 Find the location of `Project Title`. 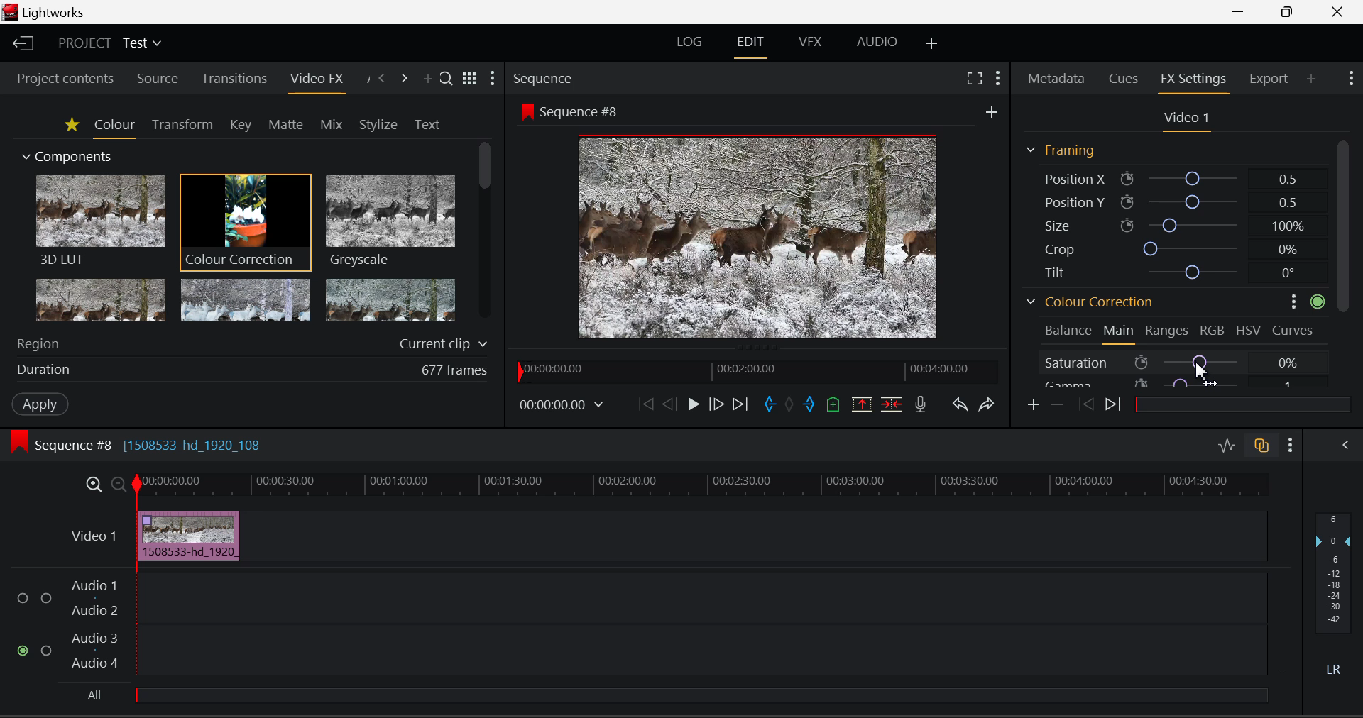

Project Title is located at coordinates (108, 43).